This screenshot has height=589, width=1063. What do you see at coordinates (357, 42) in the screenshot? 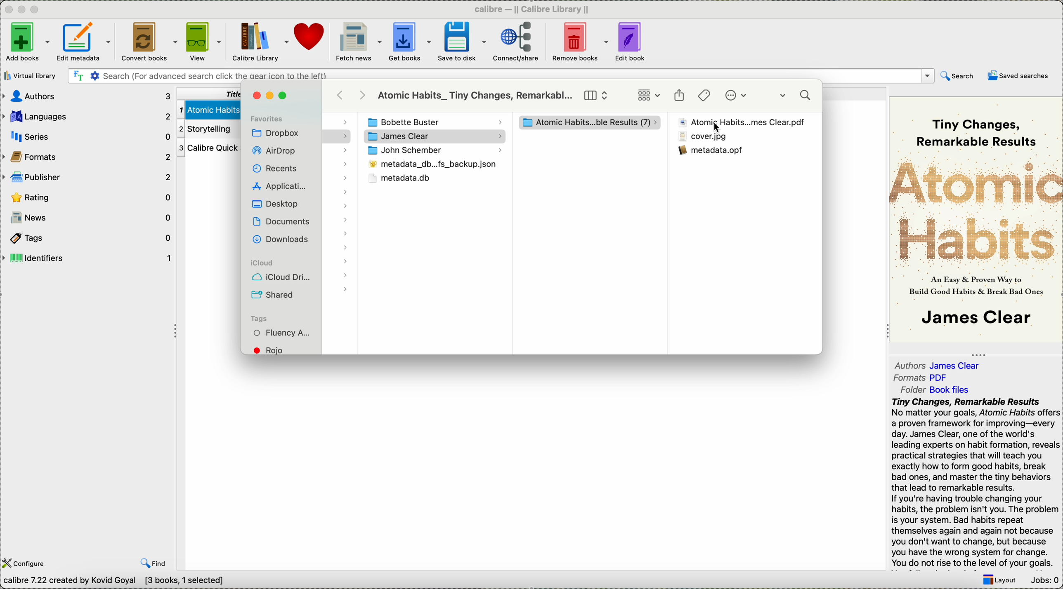
I see `fetch news` at bounding box center [357, 42].